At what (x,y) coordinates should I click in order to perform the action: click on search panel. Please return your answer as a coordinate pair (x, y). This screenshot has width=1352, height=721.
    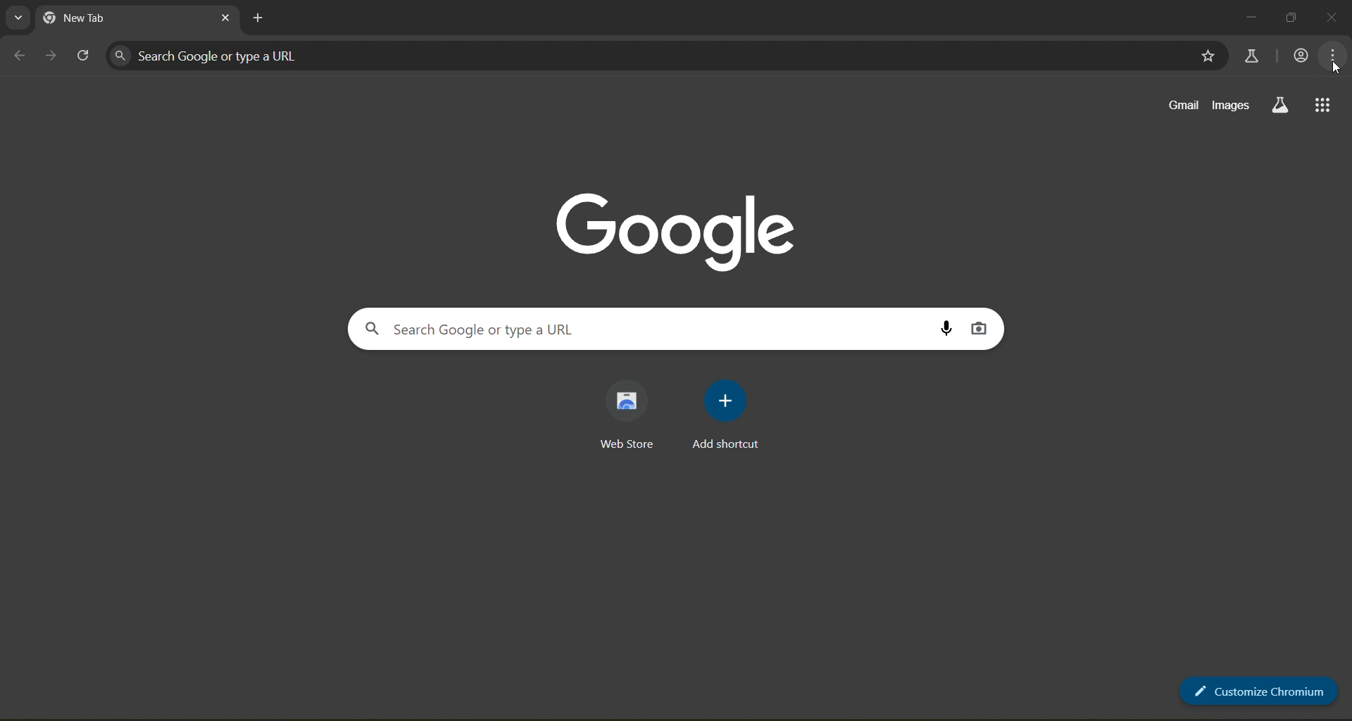
    Looking at the image, I should click on (215, 54).